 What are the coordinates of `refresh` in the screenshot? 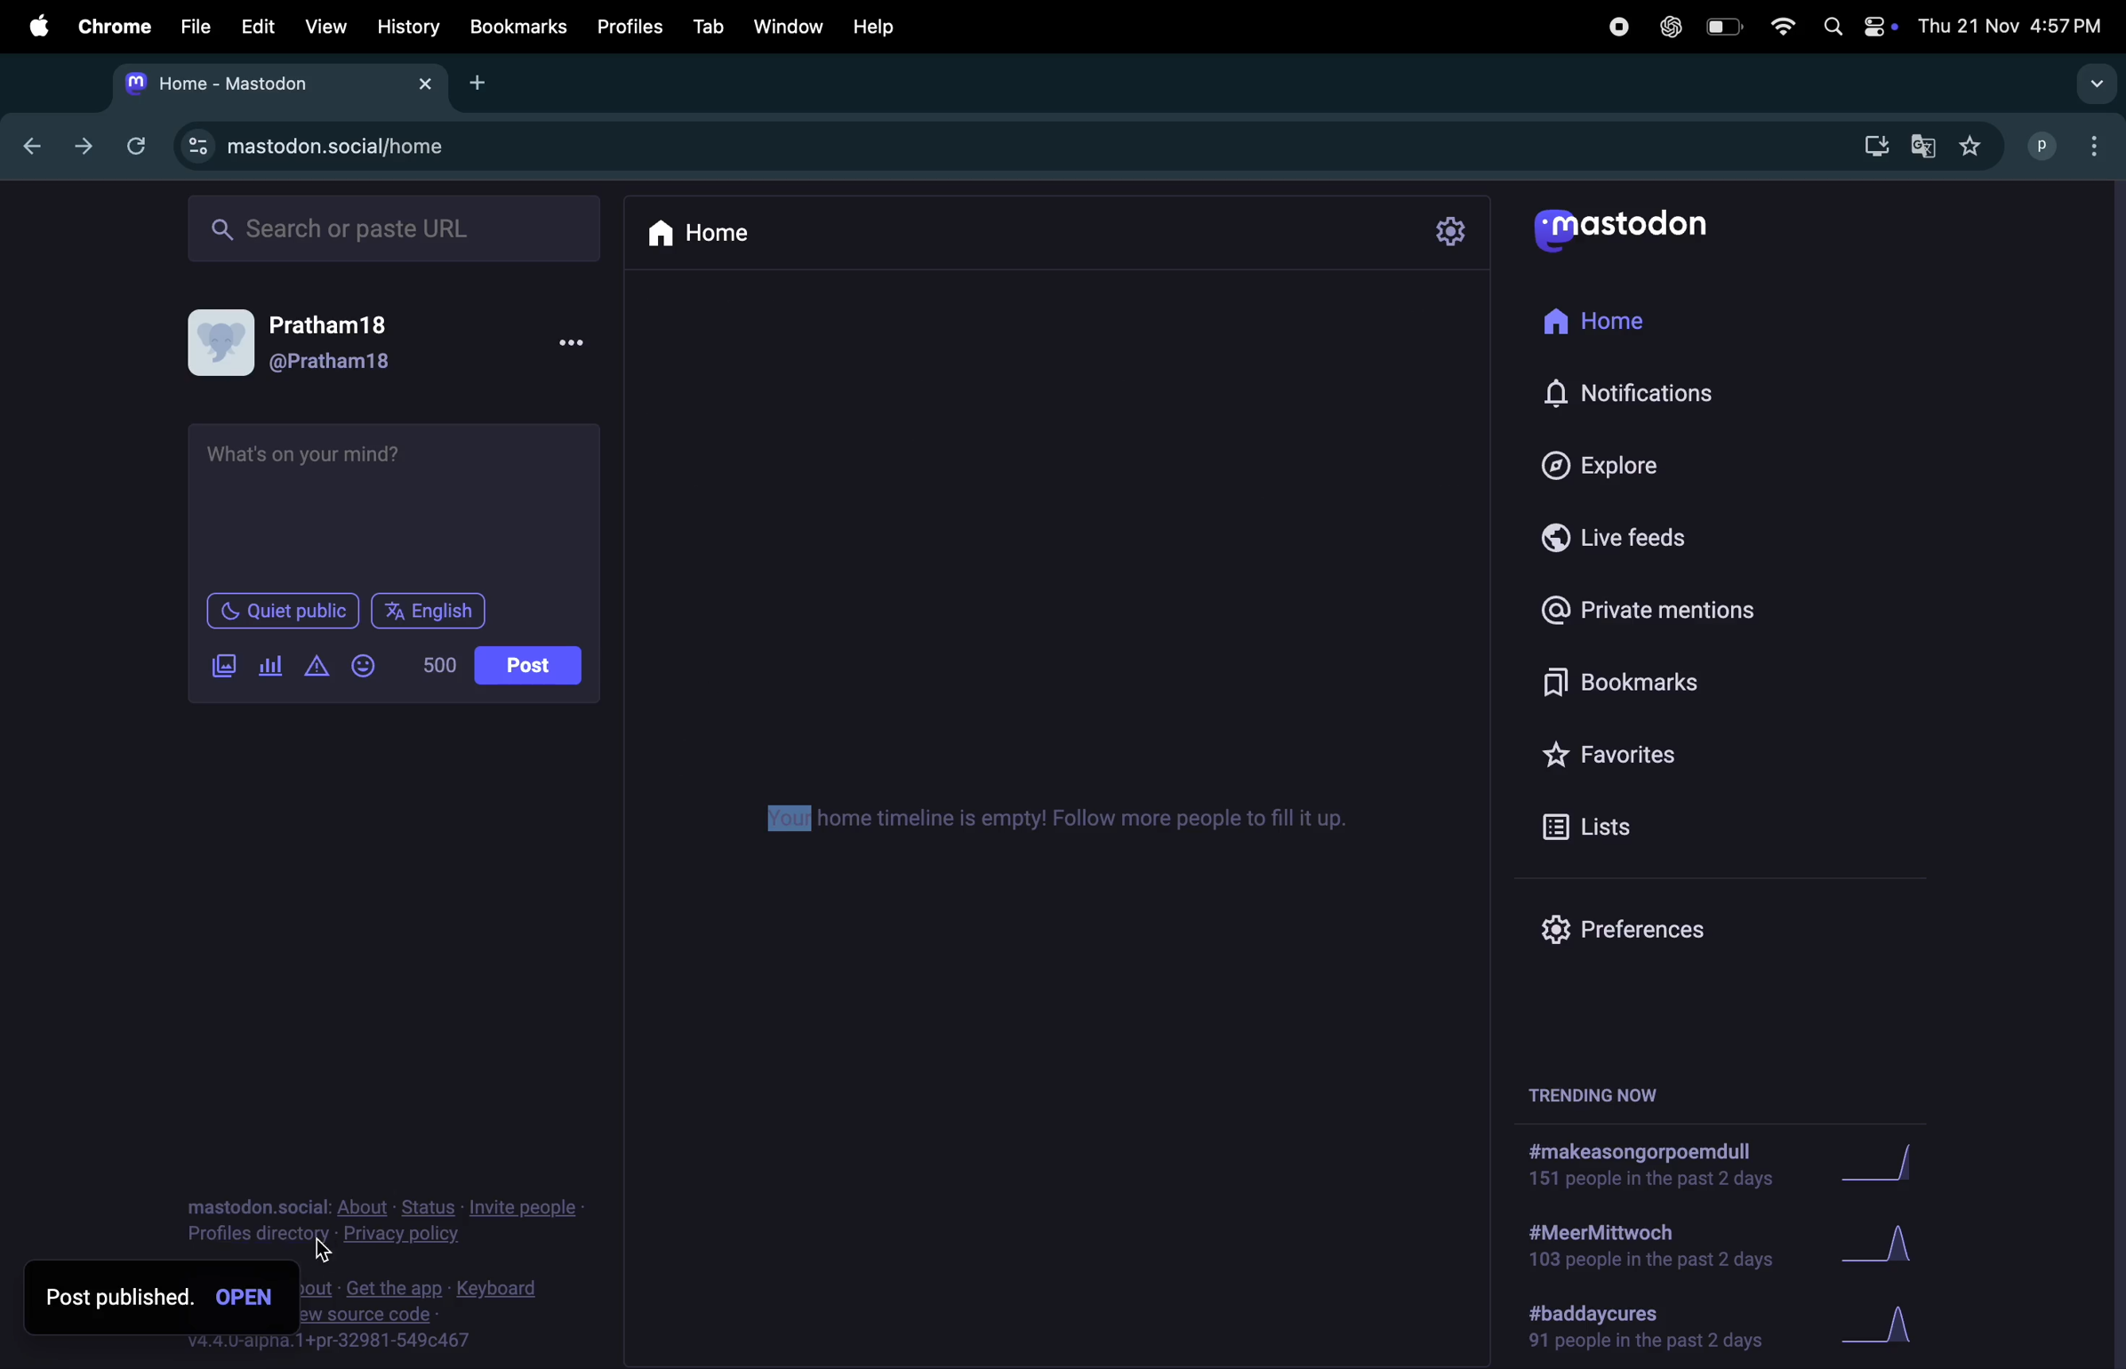 It's located at (132, 144).